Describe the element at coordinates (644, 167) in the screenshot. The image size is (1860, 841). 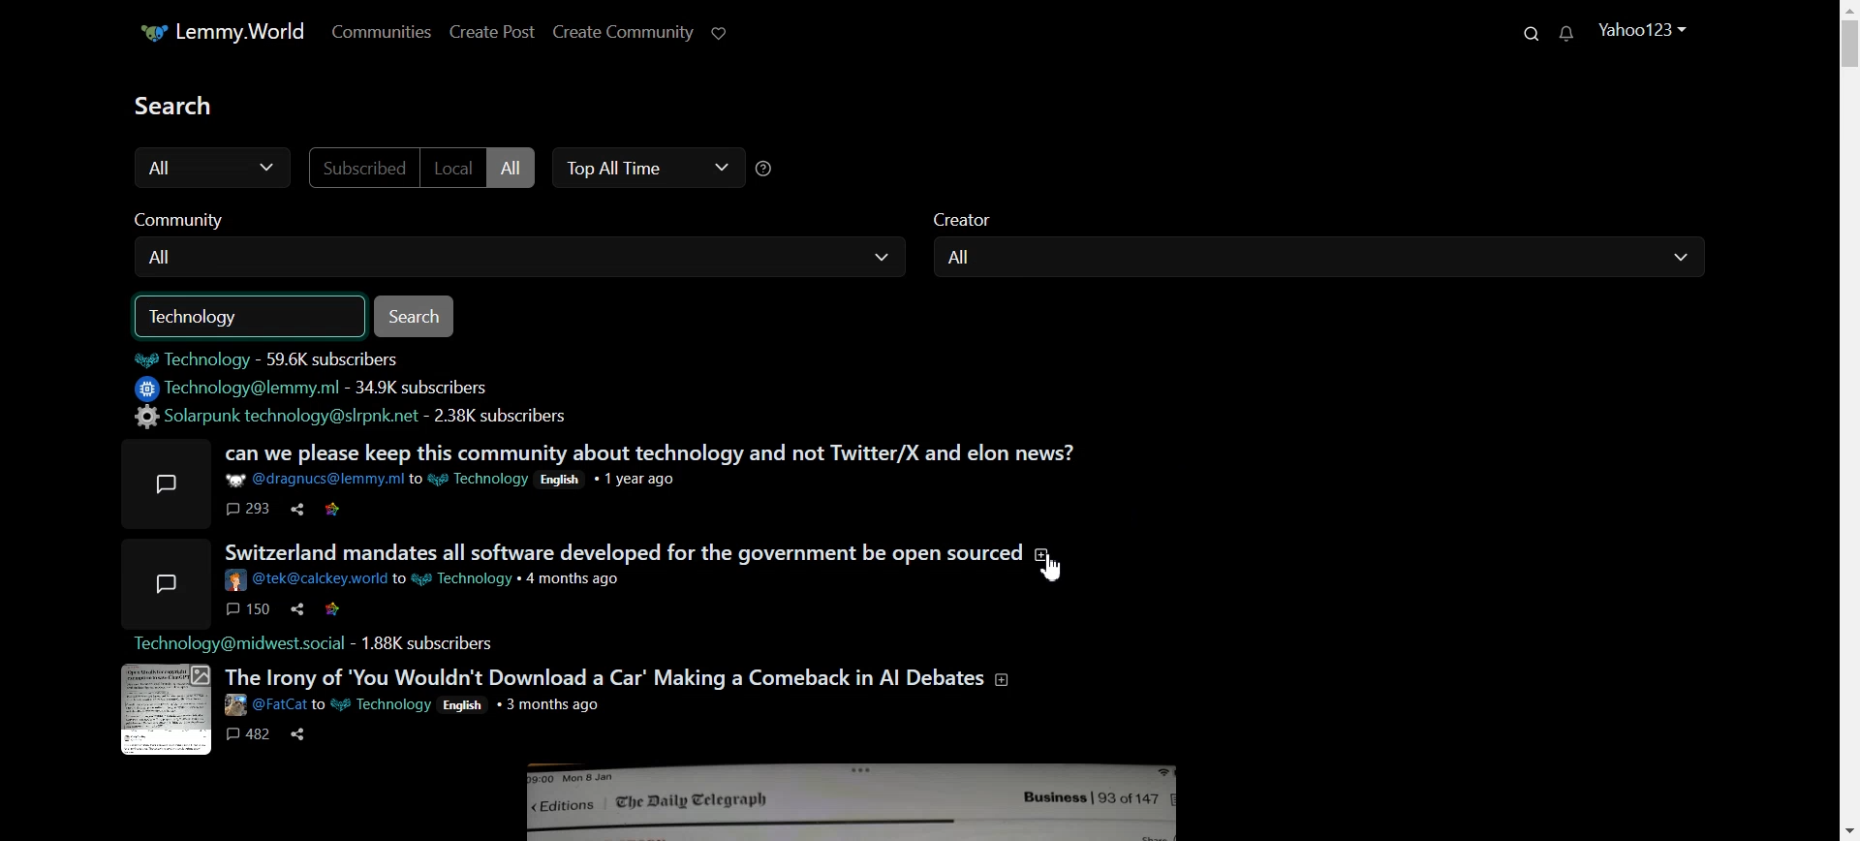
I see `Top All Time` at that location.